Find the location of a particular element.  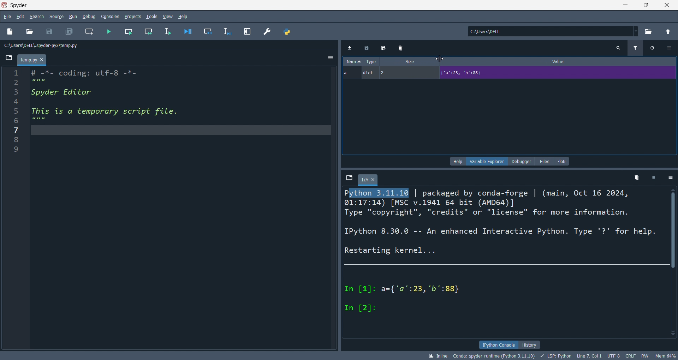

tools is located at coordinates (150, 16).